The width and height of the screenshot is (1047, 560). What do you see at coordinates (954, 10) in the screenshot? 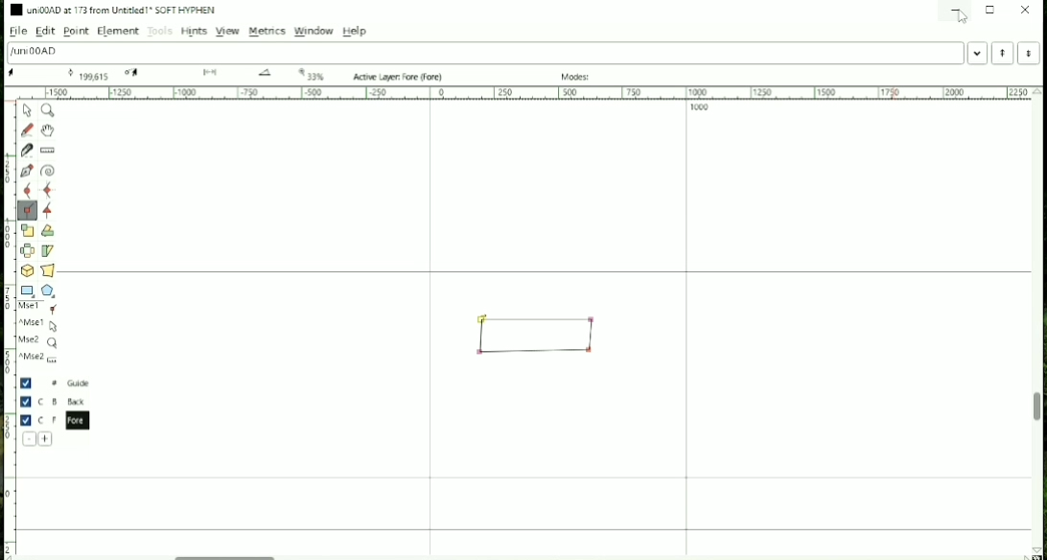
I see `Minimize` at bounding box center [954, 10].